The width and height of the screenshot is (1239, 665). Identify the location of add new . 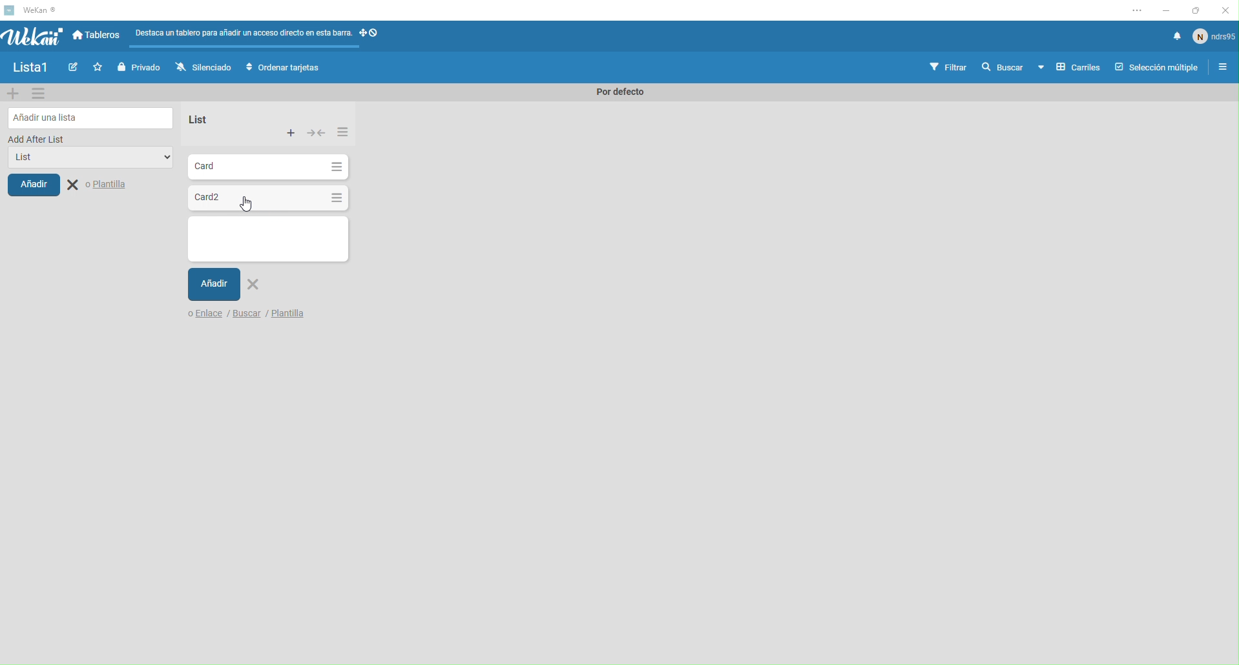
(13, 93).